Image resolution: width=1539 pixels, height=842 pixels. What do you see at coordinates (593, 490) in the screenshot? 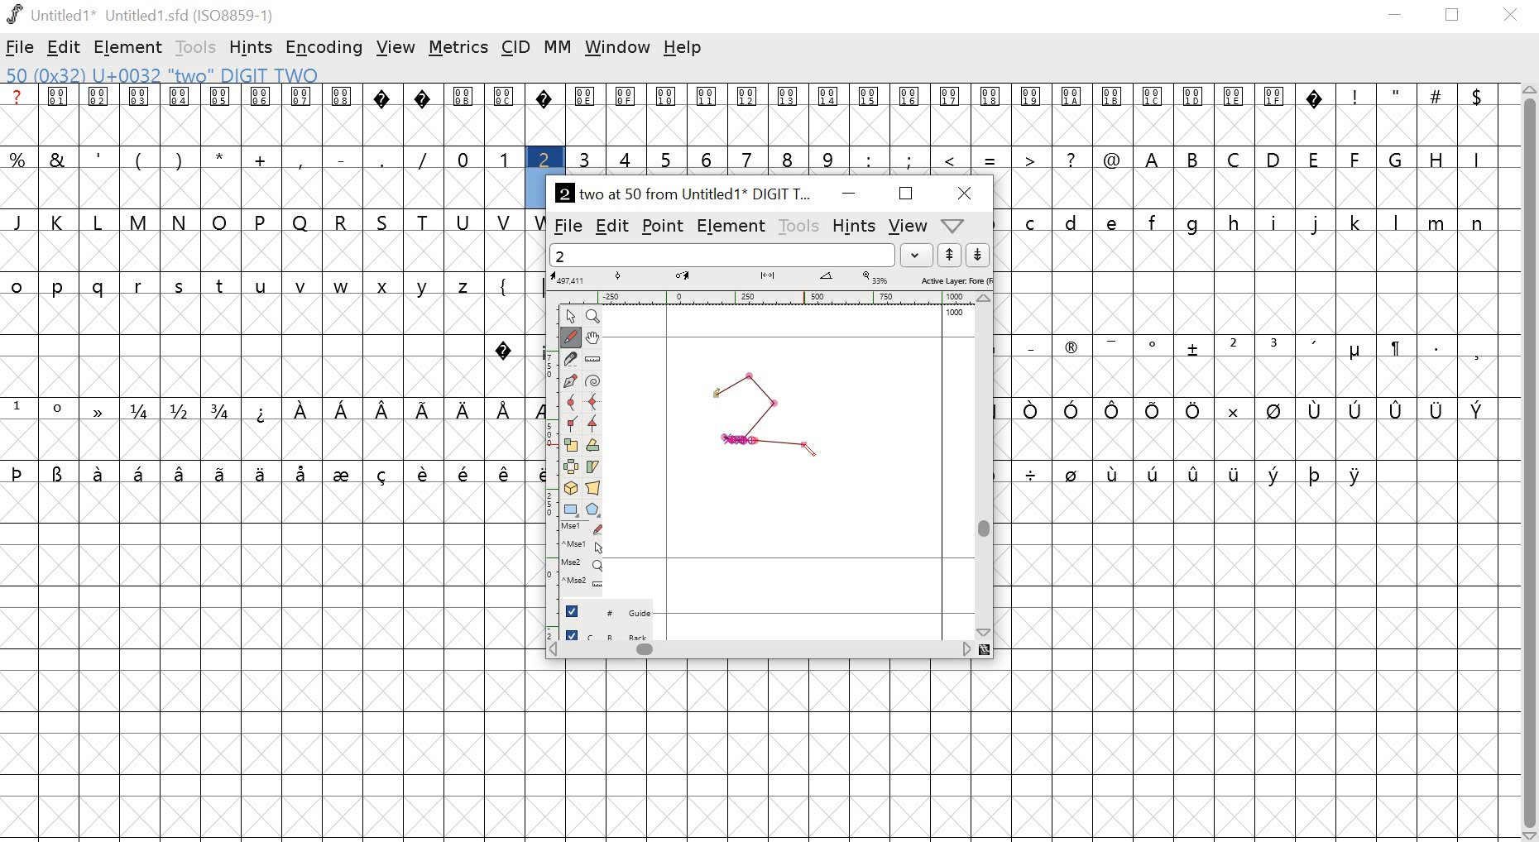
I see `perspective` at bounding box center [593, 490].